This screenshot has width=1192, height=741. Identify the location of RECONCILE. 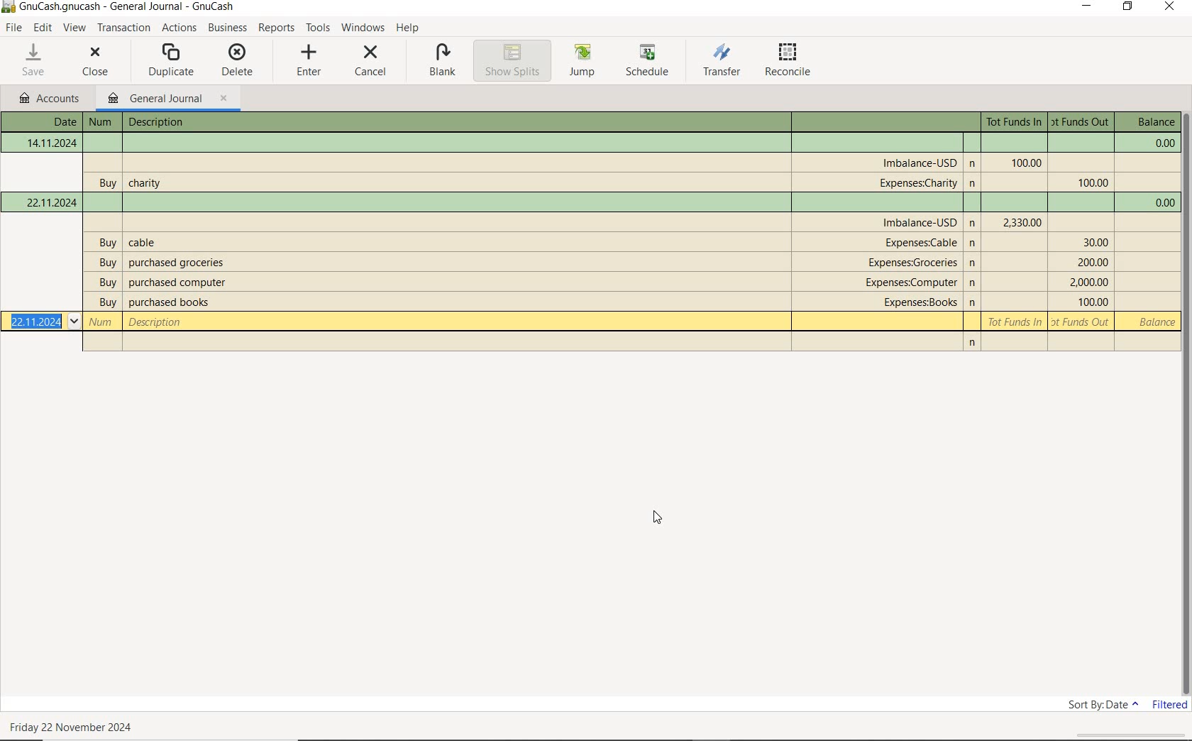
(788, 62).